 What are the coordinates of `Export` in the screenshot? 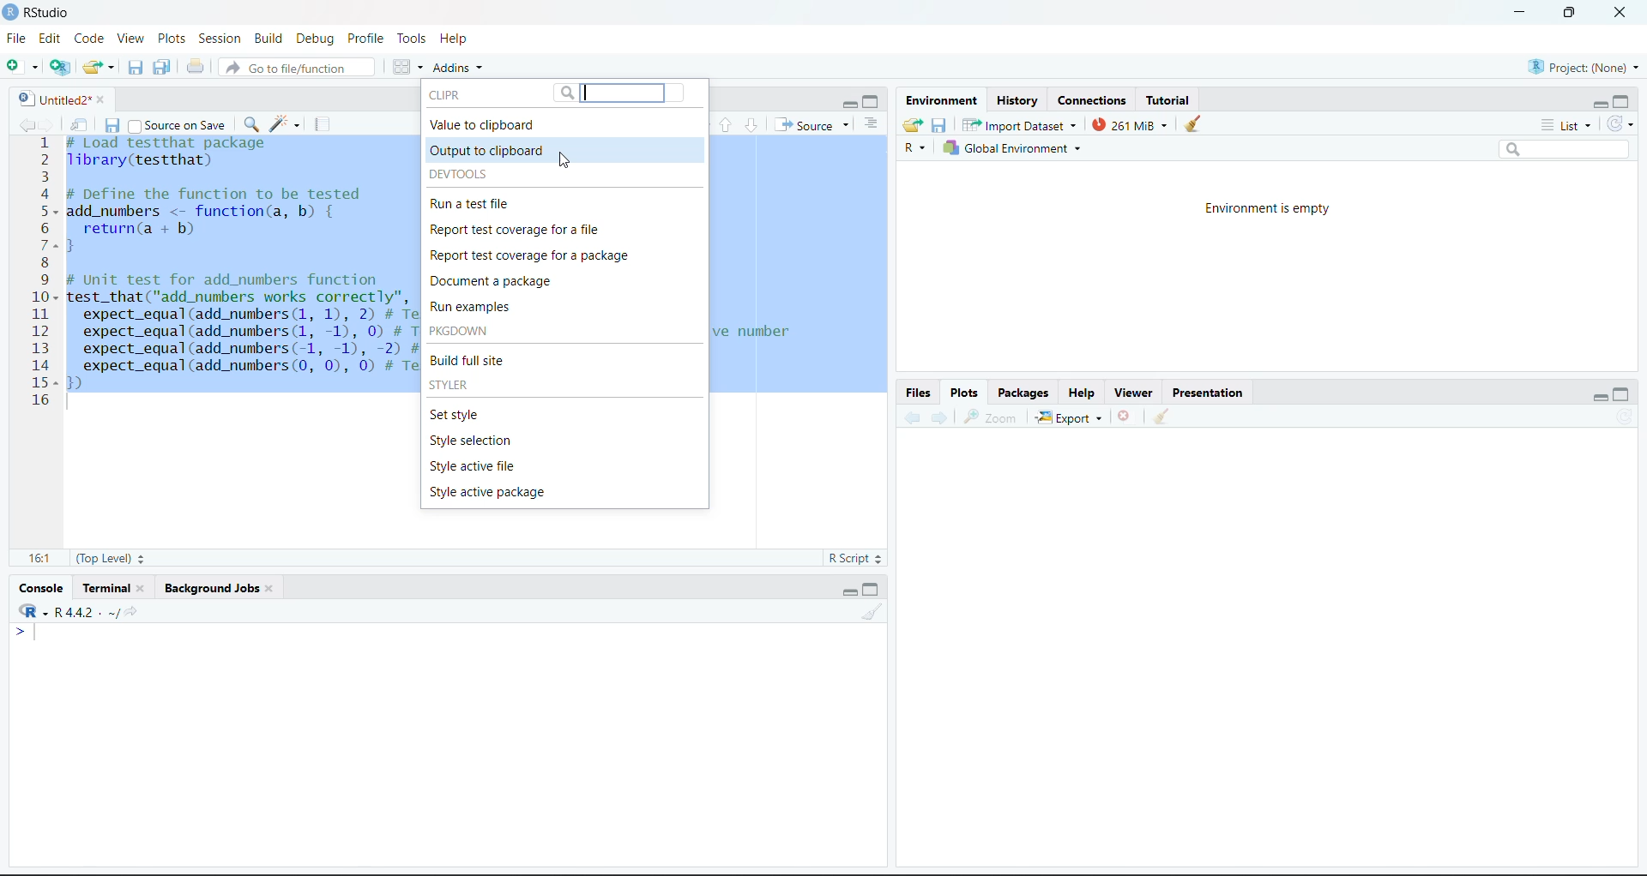 It's located at (1067, 417).